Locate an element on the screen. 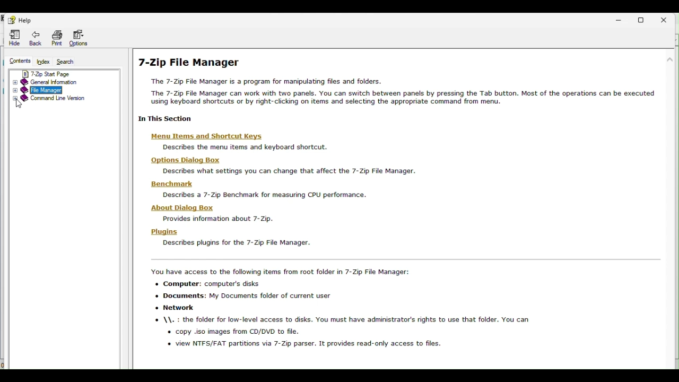 This screenshot has height=382, width=679. 7 zip file manager help page is located at coordinates (399, 89).